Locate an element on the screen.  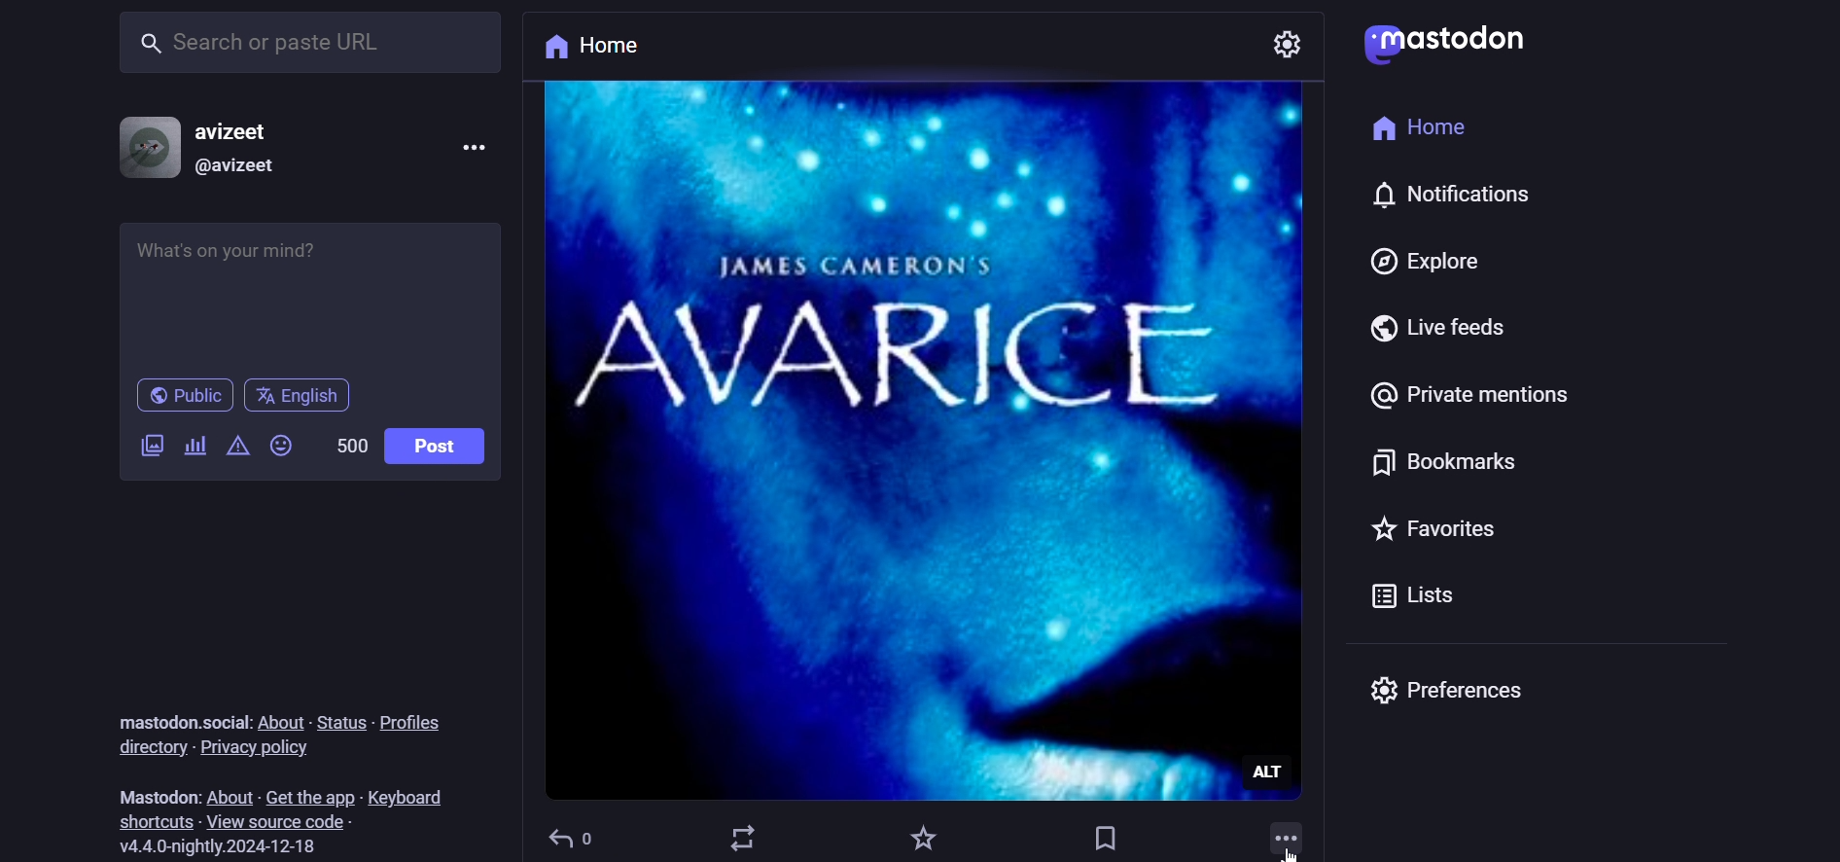
profile picture is located at coordinates (146, 143).